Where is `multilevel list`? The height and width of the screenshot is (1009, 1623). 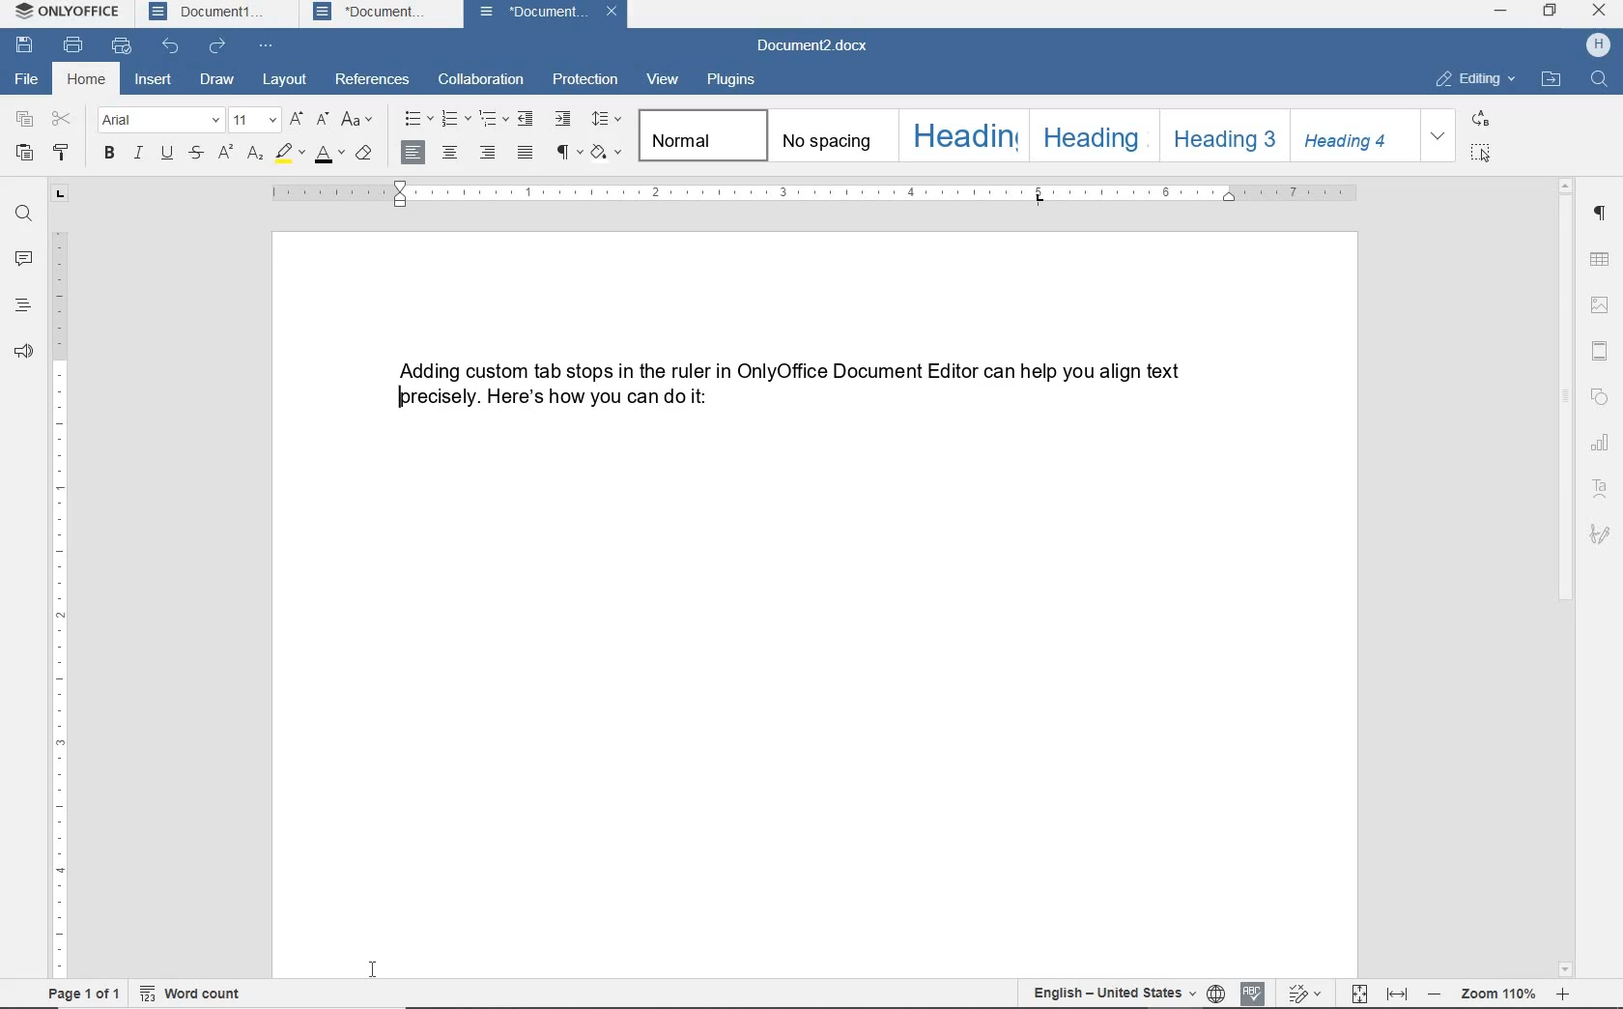
multilevel list is located at coordinates (491, 116).